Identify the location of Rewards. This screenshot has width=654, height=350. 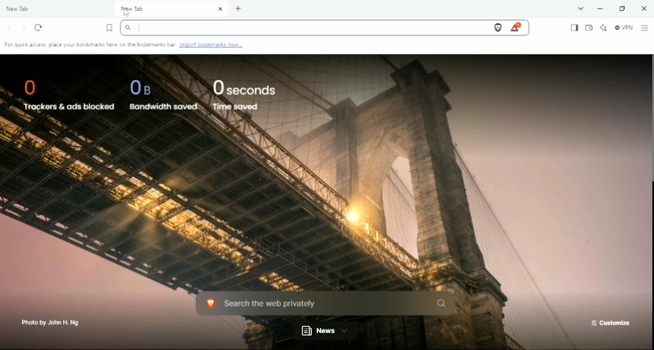
(517, 28).